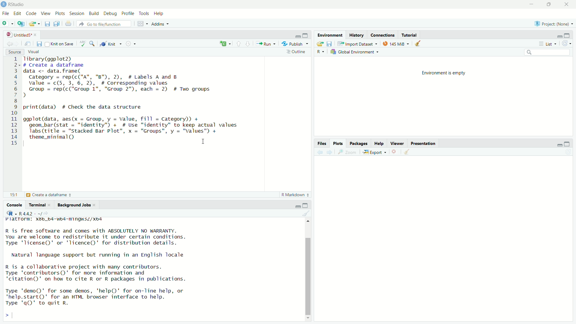 The height and width of the screenshot is (324, 576). Describe the element at coordinates (423, 143) in the screenshot. I see `Presentation` at that location.